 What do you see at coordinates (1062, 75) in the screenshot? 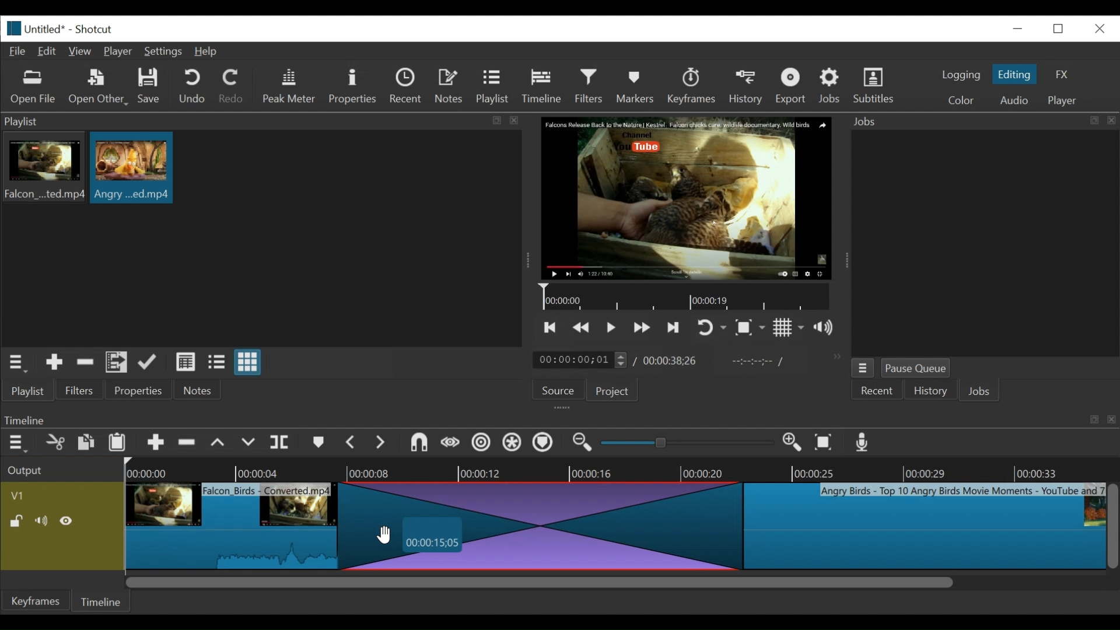
I see `FX` at bounding box center [1062, 75].